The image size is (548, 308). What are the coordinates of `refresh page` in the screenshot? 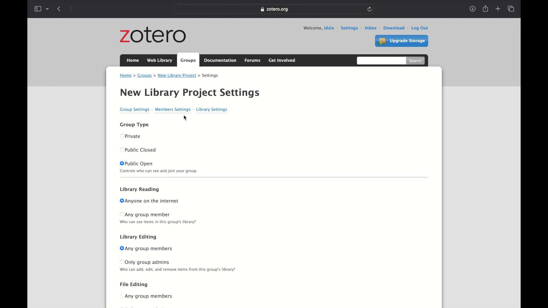 It's located at (370, 9).